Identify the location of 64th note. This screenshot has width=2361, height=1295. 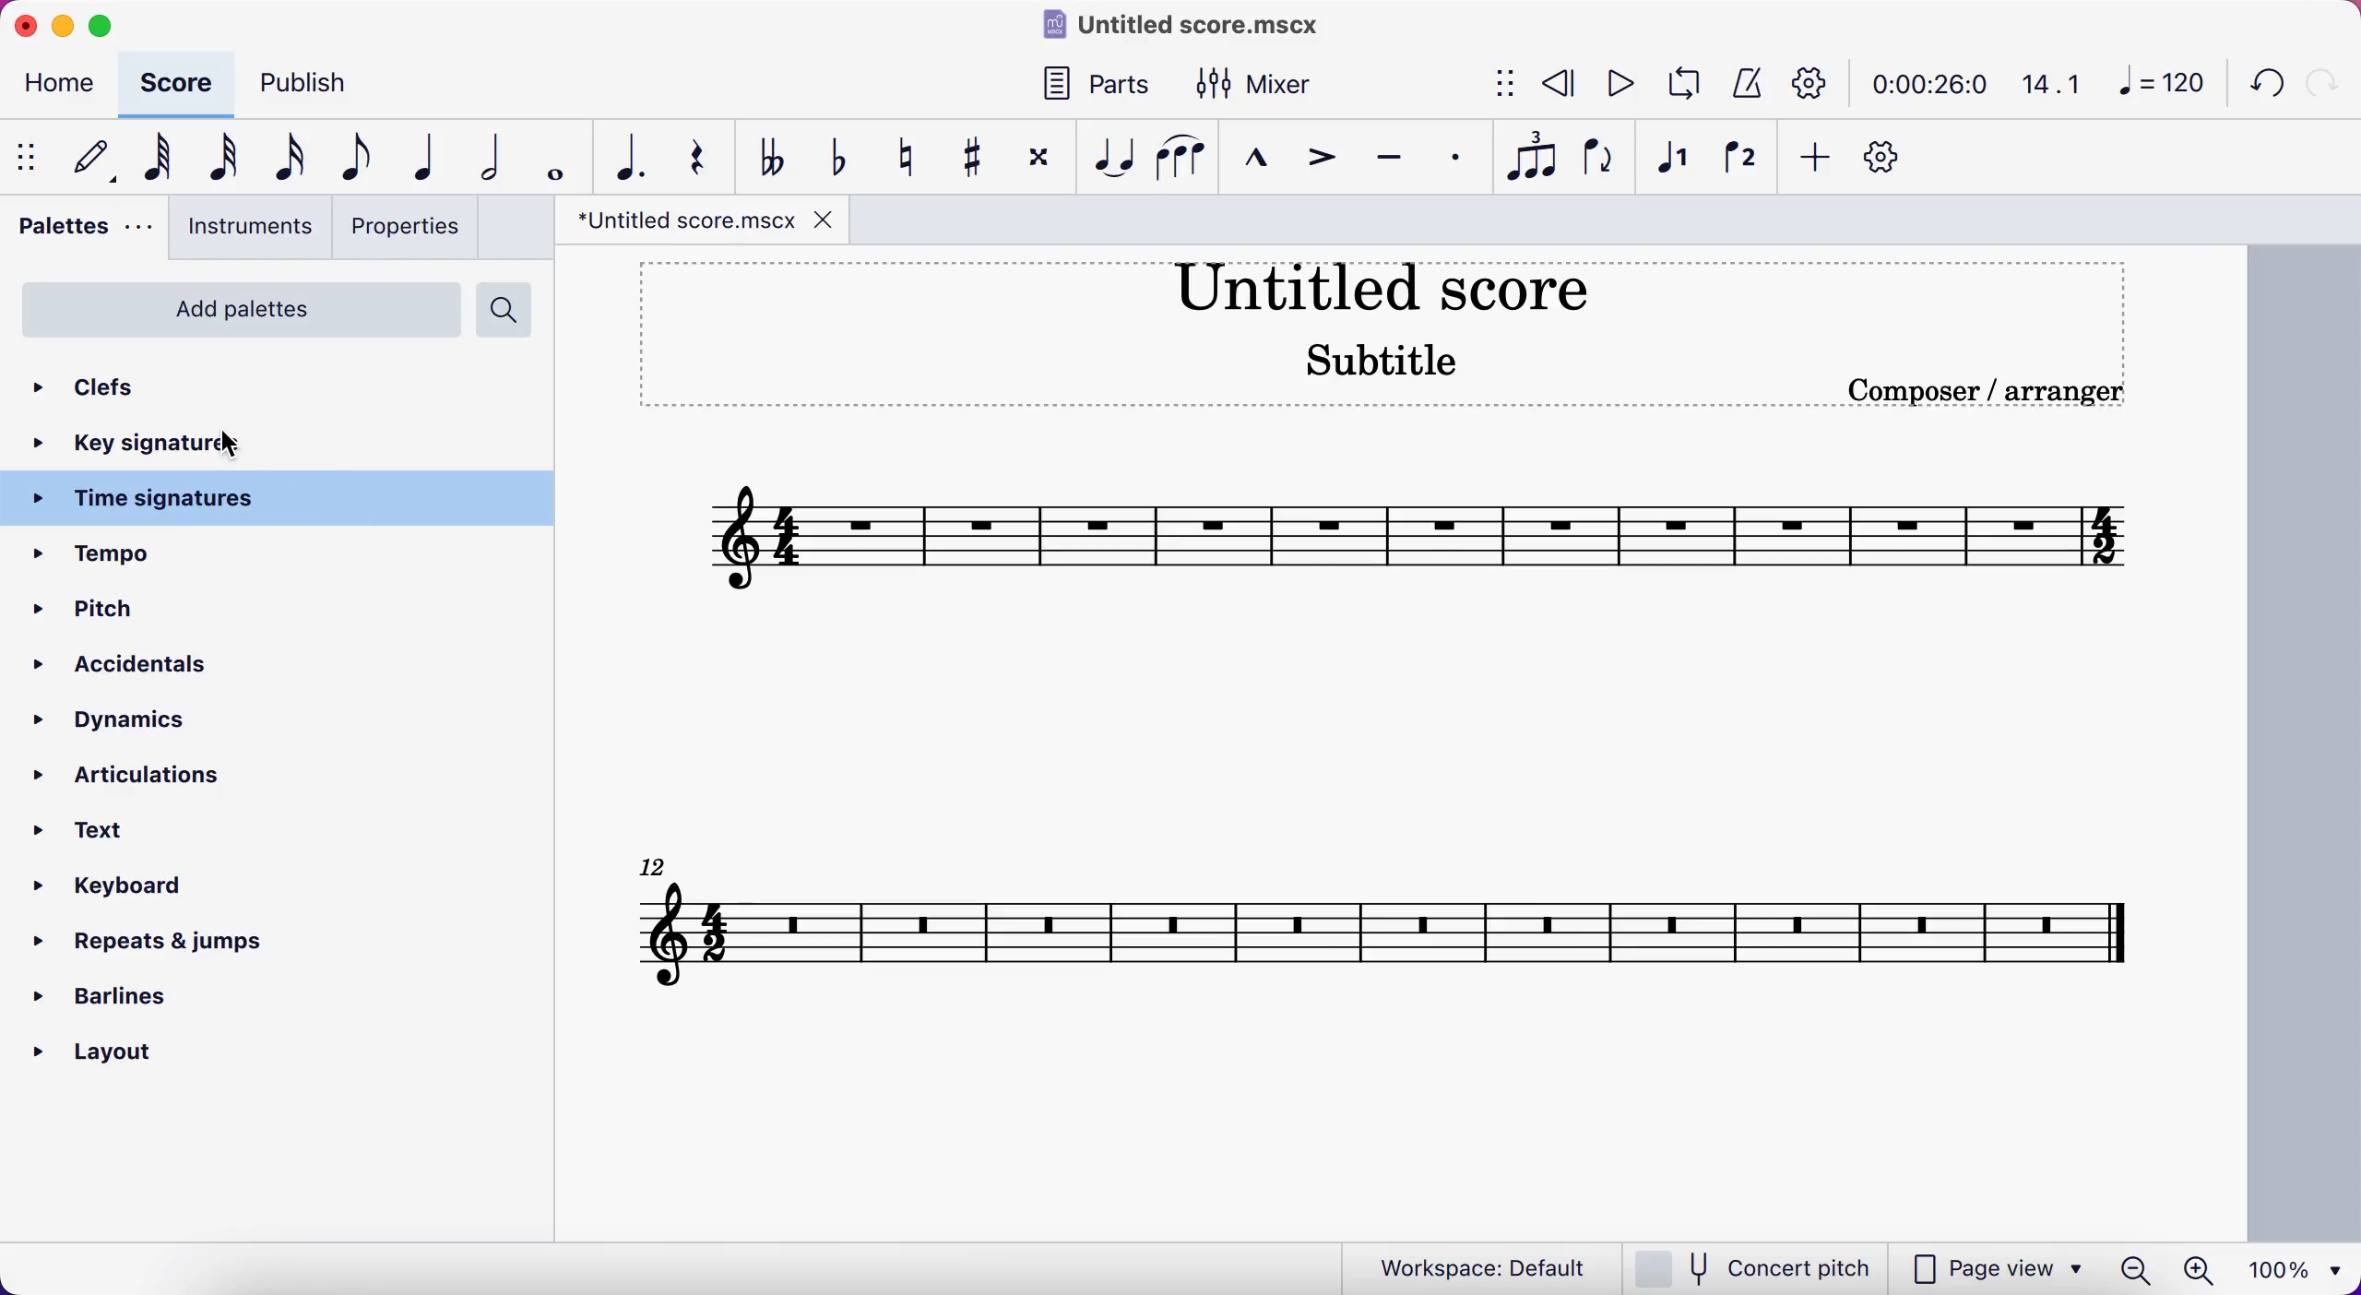
(160, 162).